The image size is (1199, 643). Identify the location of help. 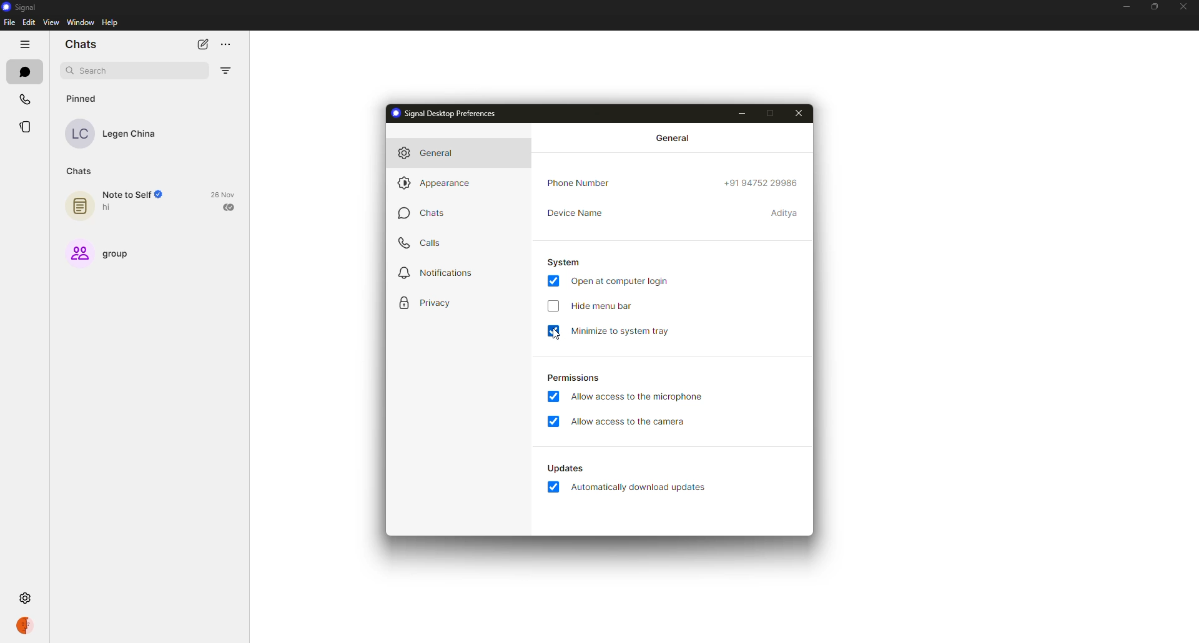
(111, 24).